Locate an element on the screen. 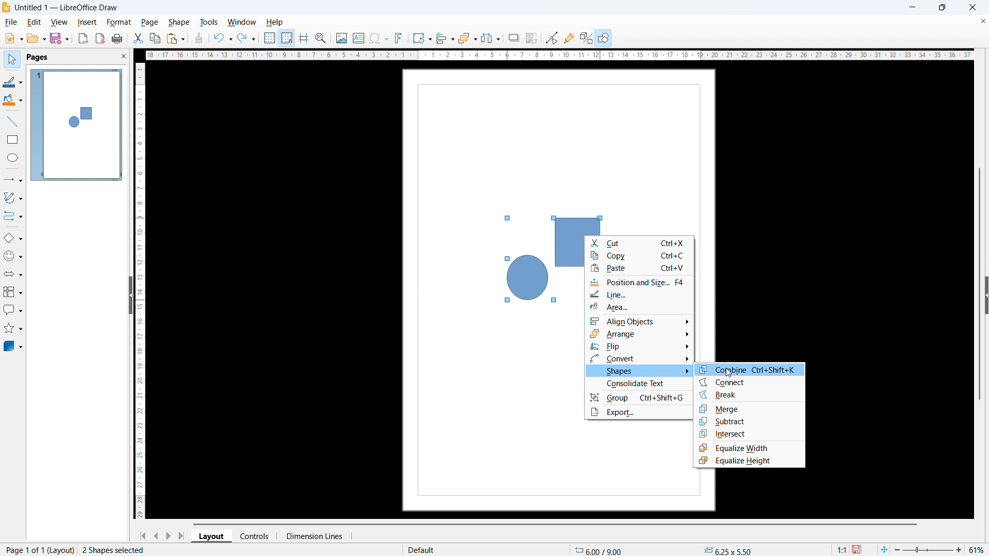  save is located at coordinates (60, 39).